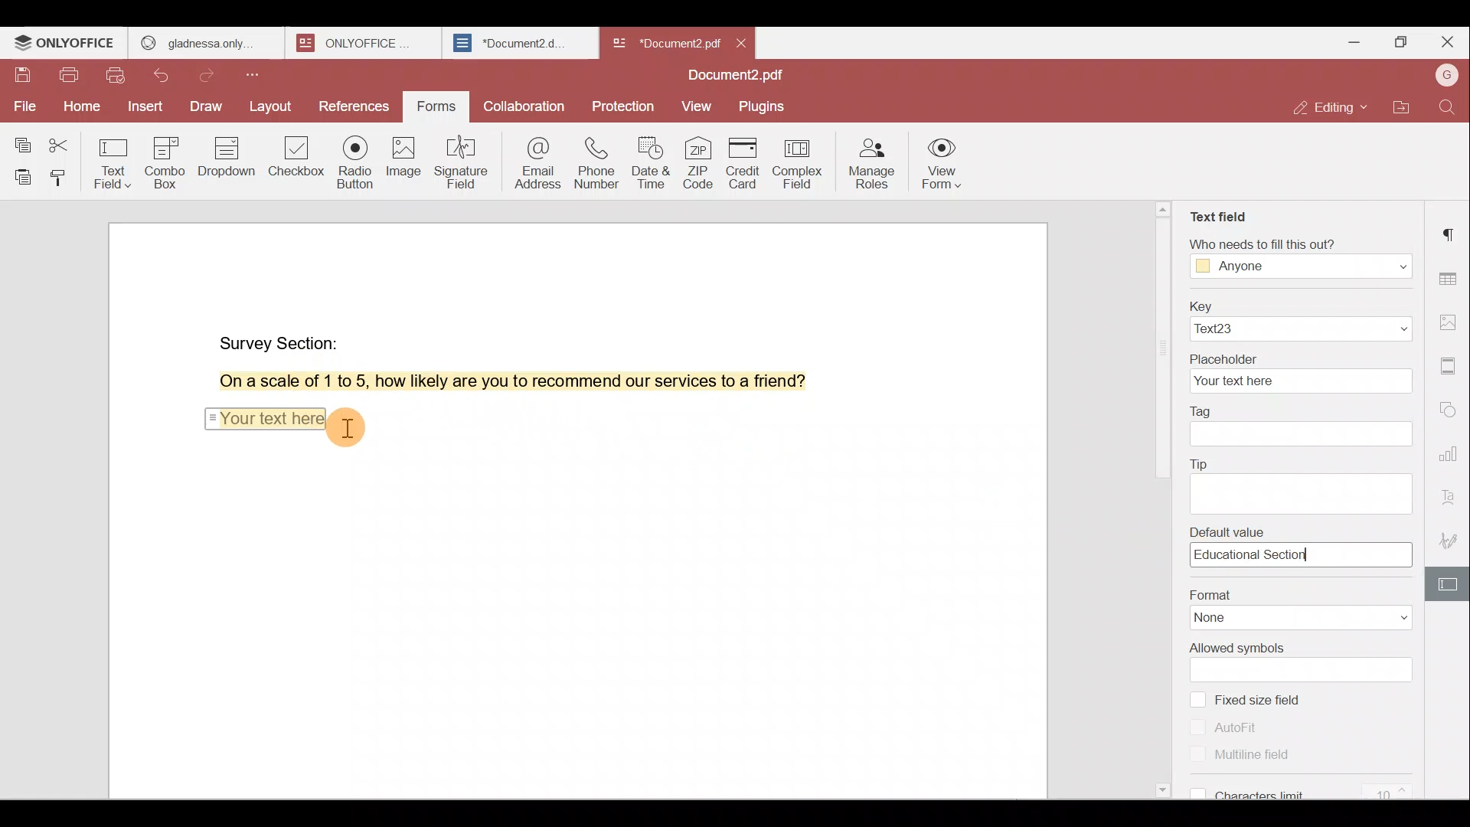  I want to click on Layout, so click(270, 107).